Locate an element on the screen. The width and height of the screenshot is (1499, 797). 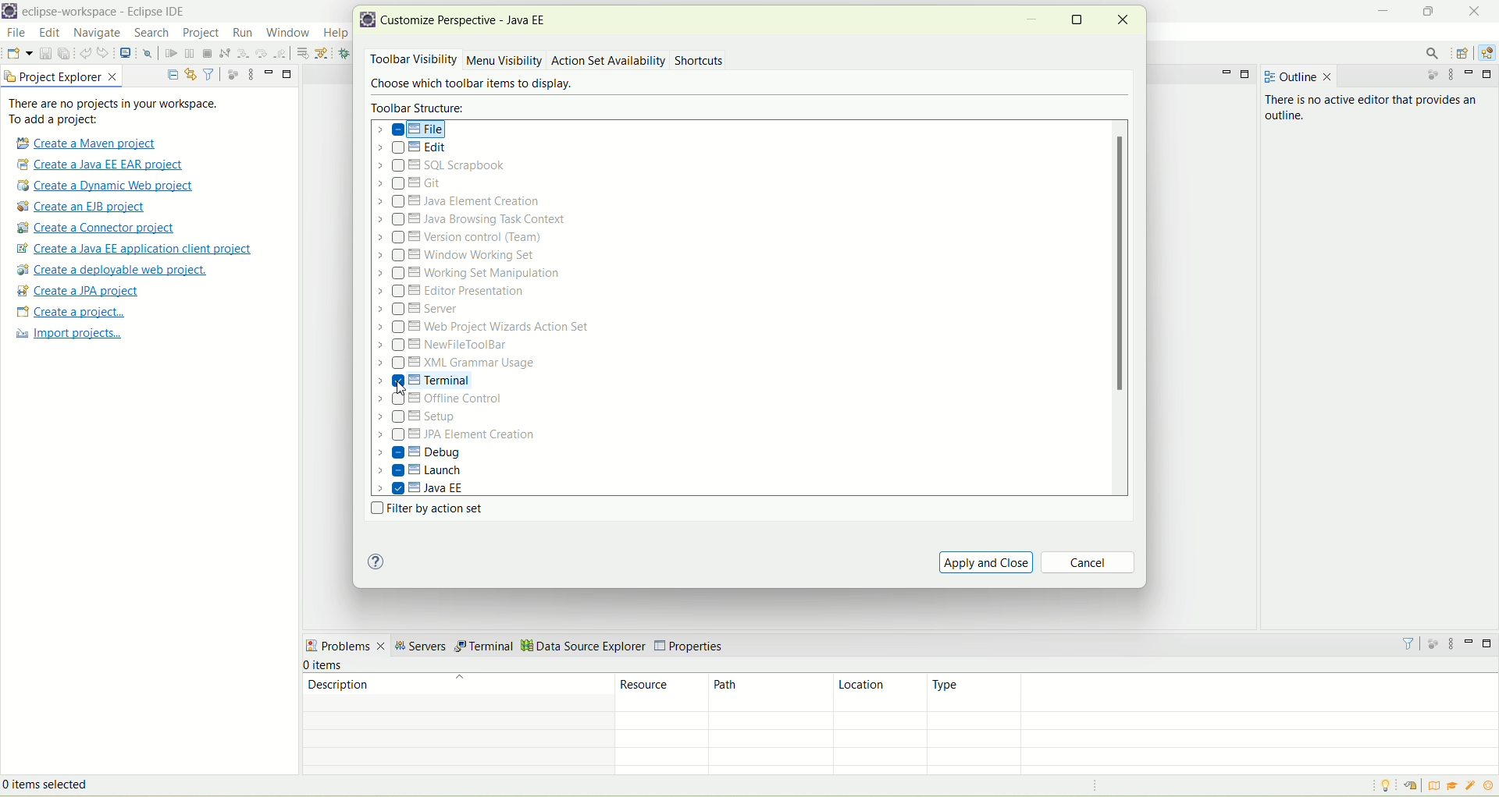
save all is located at coordinates (64, 54).